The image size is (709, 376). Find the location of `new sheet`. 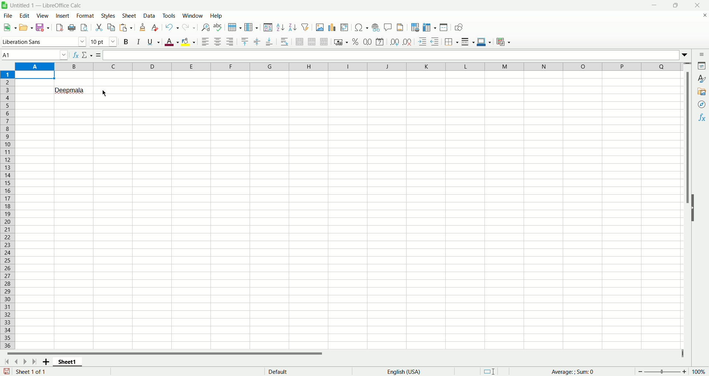

new sheet is located at coordinates (44, 362).